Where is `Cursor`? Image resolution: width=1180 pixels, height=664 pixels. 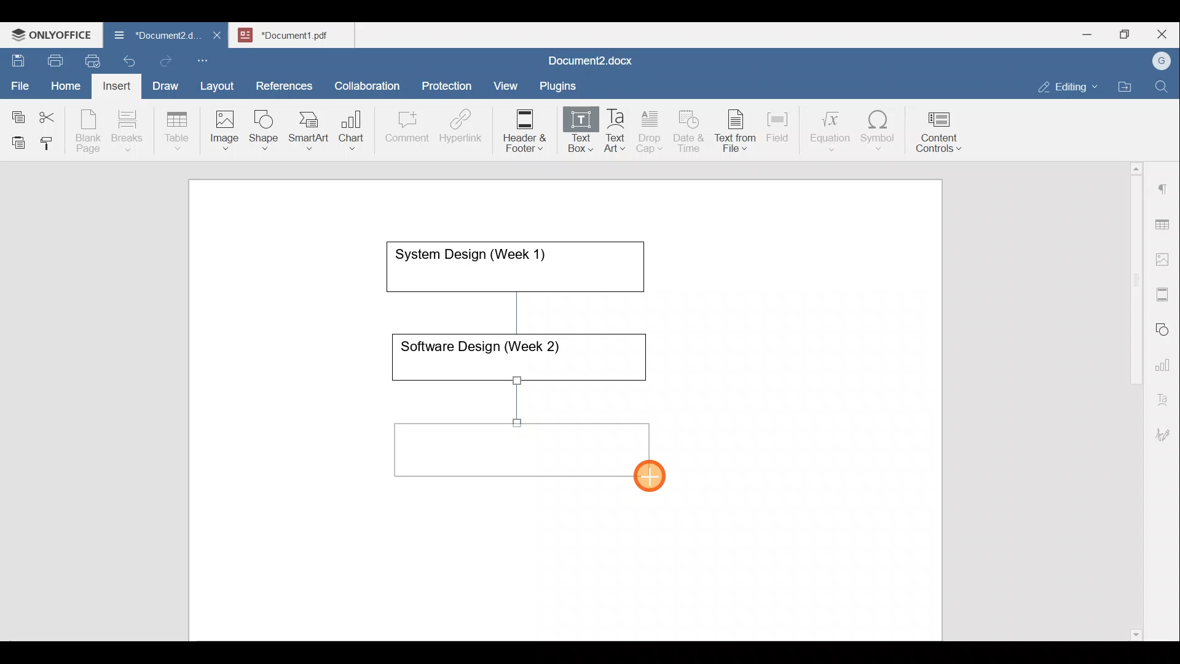 Cursor is located at coordinates (664, 481).